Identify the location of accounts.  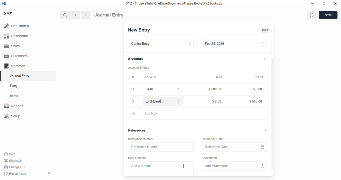
(135, 59).